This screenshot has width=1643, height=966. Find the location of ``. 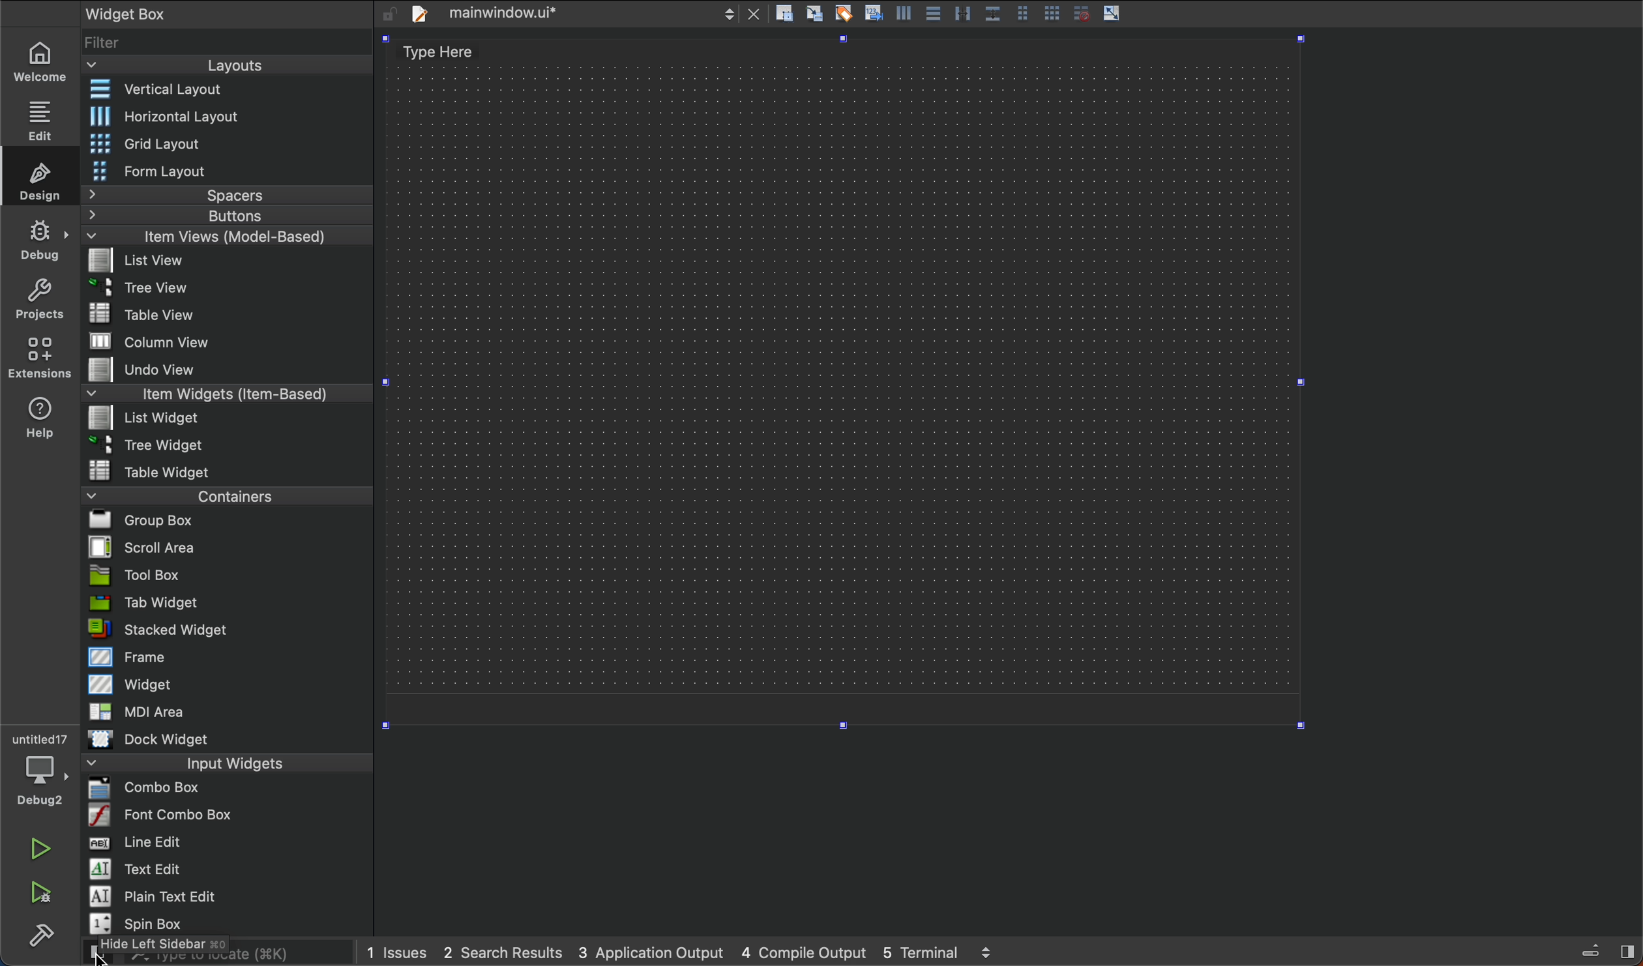

 is located at coordinates (988, 947).